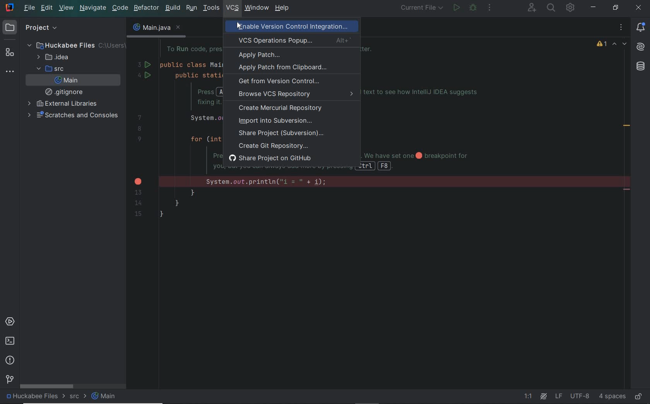  What do you see at coordinates (10, 341) in the screenshot?
I see `terminal` at bounding box center [10, 341].